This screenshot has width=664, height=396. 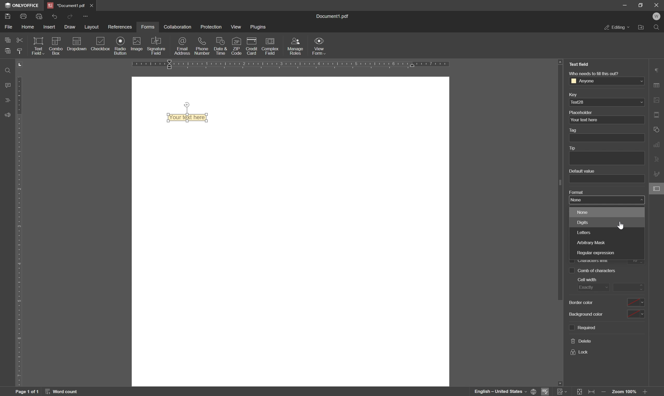 What do you see at coordinates (657, 129) in the screenshot?
I see `shape settings` at bounding box center [657, 129].